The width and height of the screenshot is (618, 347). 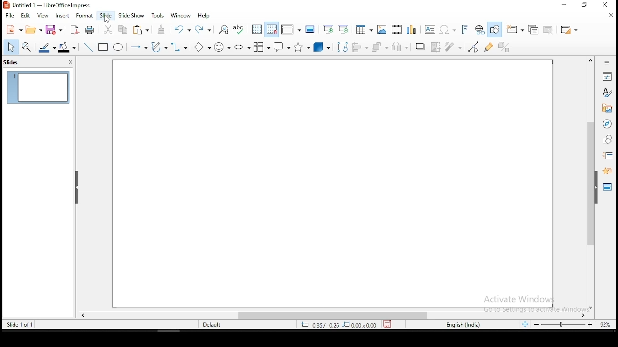 I want to click on block arrows, so click(x=242, y=47).